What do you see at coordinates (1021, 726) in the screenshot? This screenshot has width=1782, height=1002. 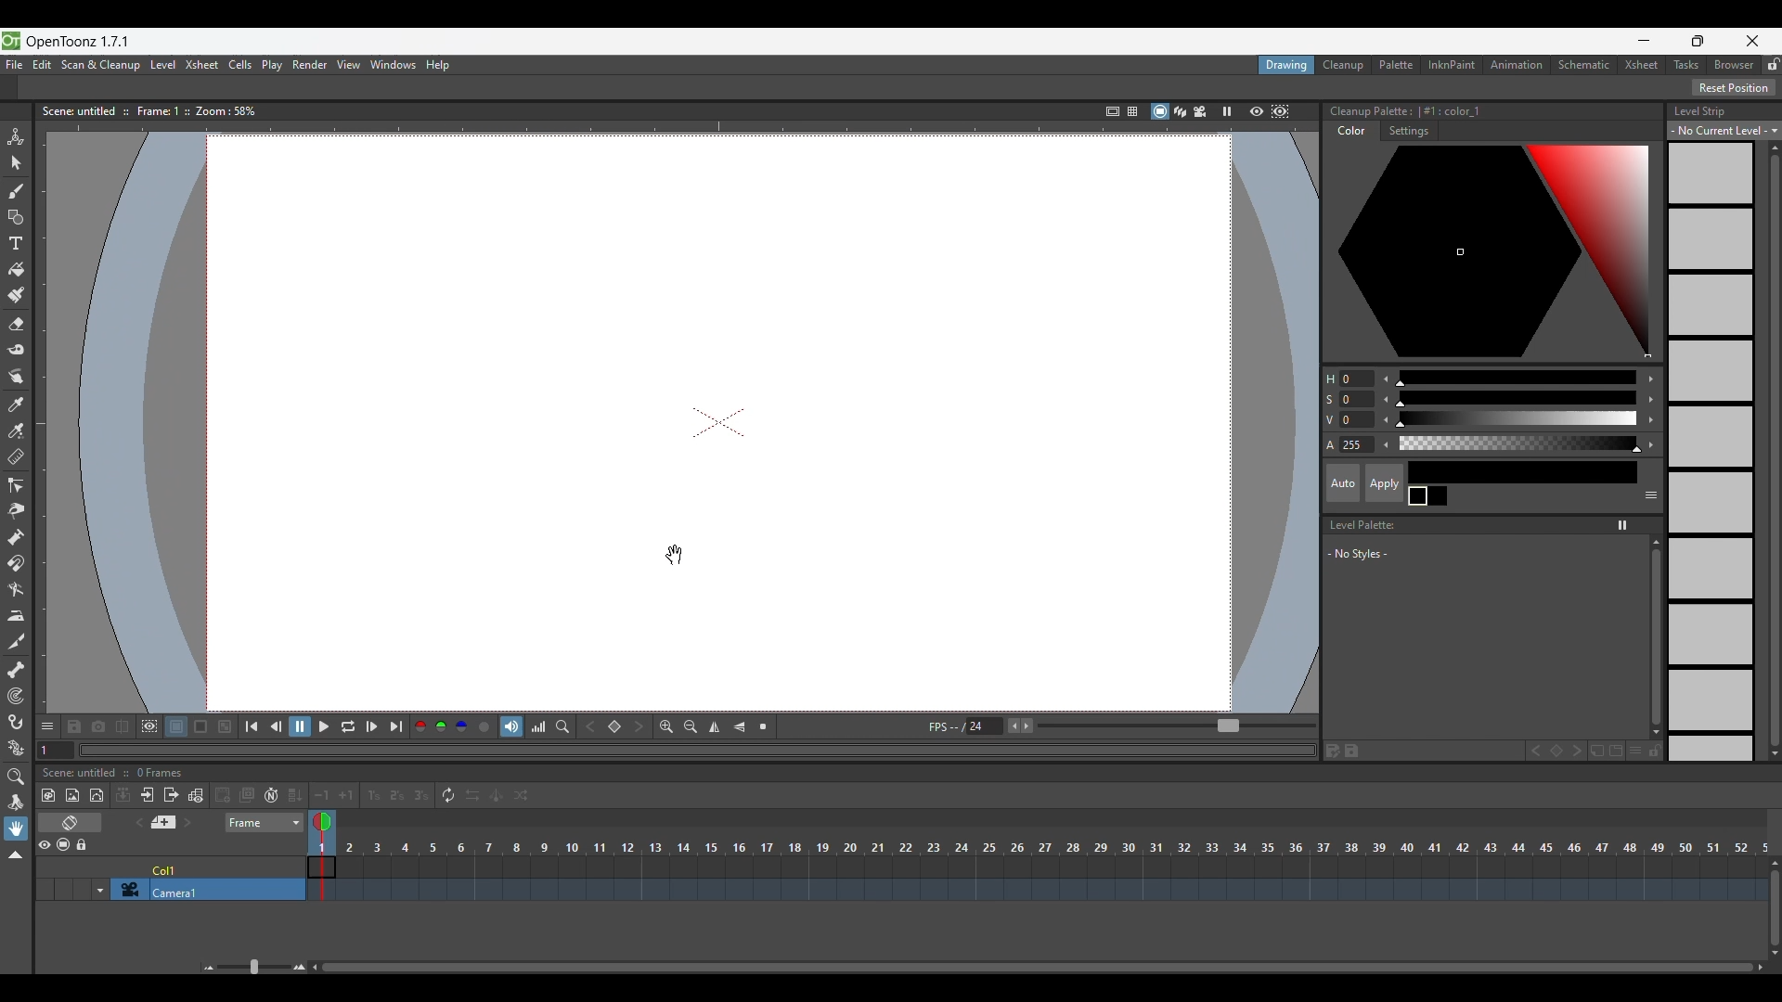 I see `Buttons to increase/decrease frames per second` at bounding box center [1021, 726].